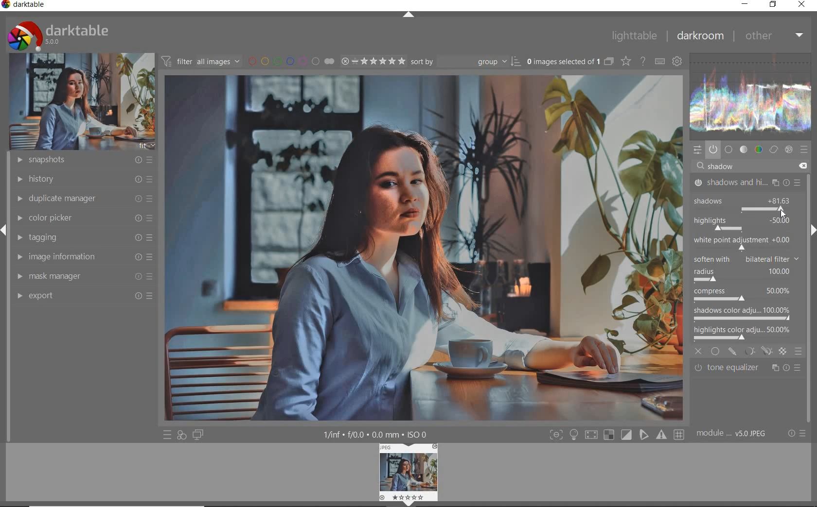  Describe the element at coordinates (373, 61) in the screenshot. I see `selected Image range rating` at that location.